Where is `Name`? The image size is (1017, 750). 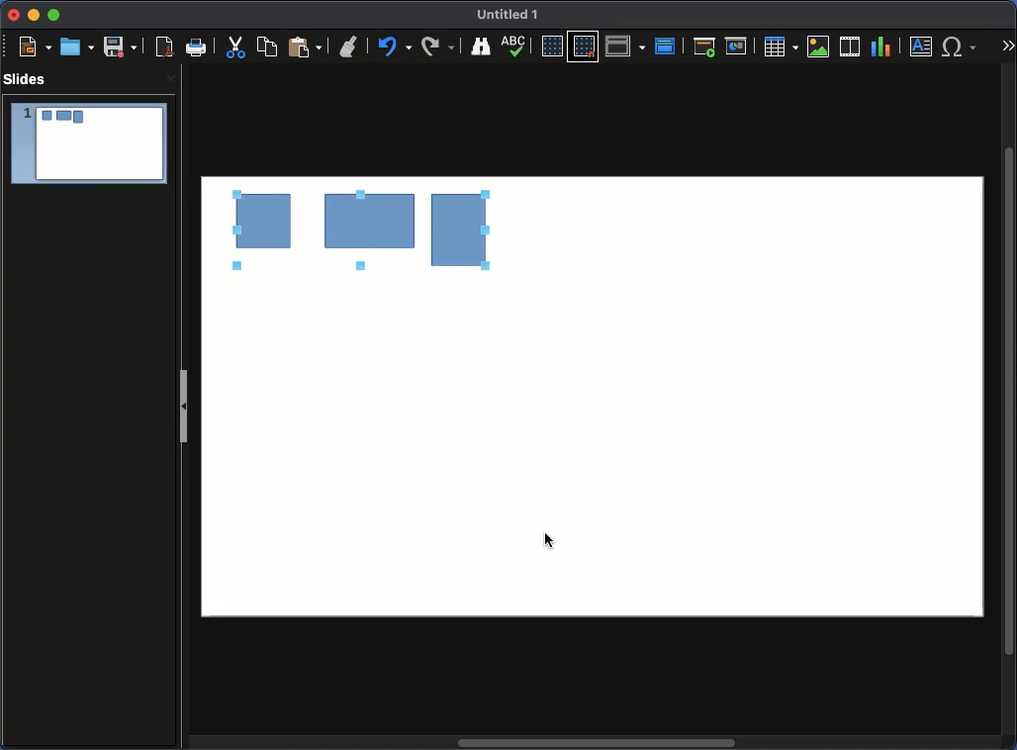
Name is located at coordinates (512, 16).